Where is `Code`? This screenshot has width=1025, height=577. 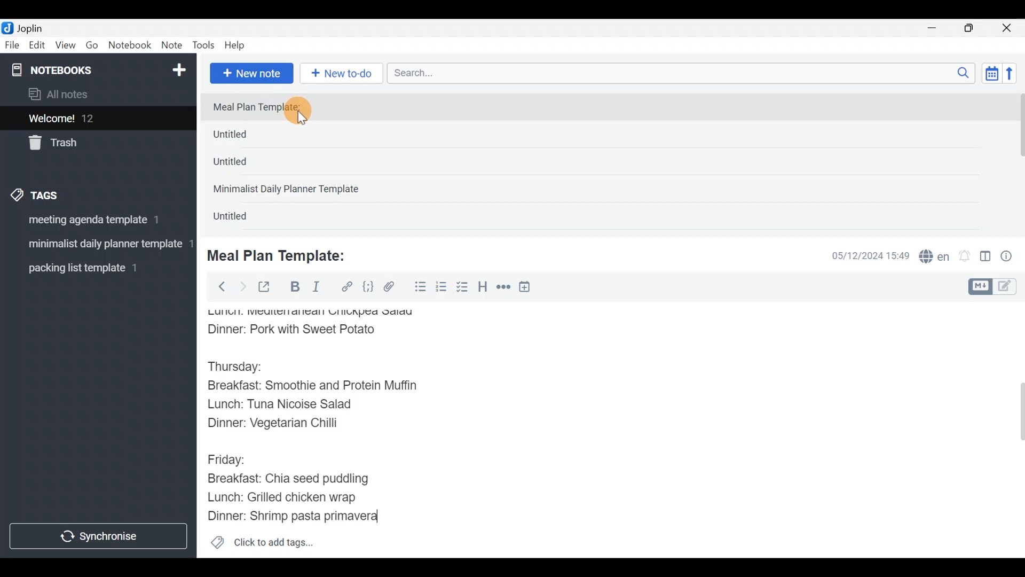
Code is located at coordinates (367, 286).